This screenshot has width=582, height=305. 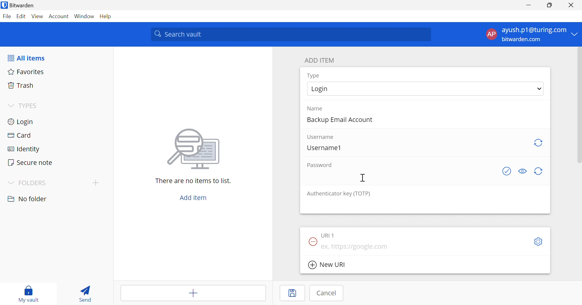 I want to click on Authenticator key (TOTP), so click(x=339, y=194).